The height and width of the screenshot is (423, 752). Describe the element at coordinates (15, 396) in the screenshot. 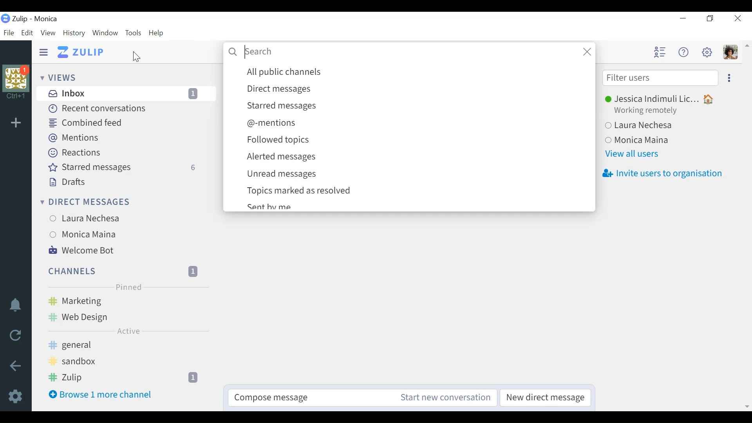

I see `Settings` at that location.